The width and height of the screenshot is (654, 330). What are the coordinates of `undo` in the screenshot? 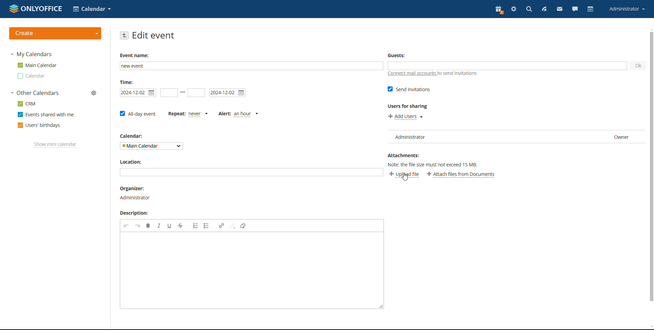 It's located at (126, 226).